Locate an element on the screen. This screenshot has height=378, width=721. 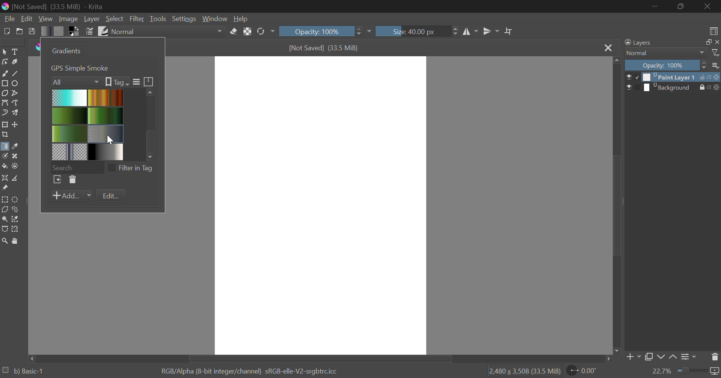
icon is located at coordinates (715, 76).